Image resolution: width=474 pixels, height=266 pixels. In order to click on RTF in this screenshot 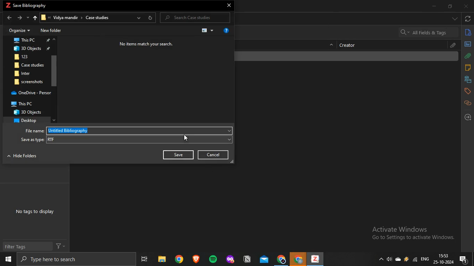, I will do `click(139, 139)`.